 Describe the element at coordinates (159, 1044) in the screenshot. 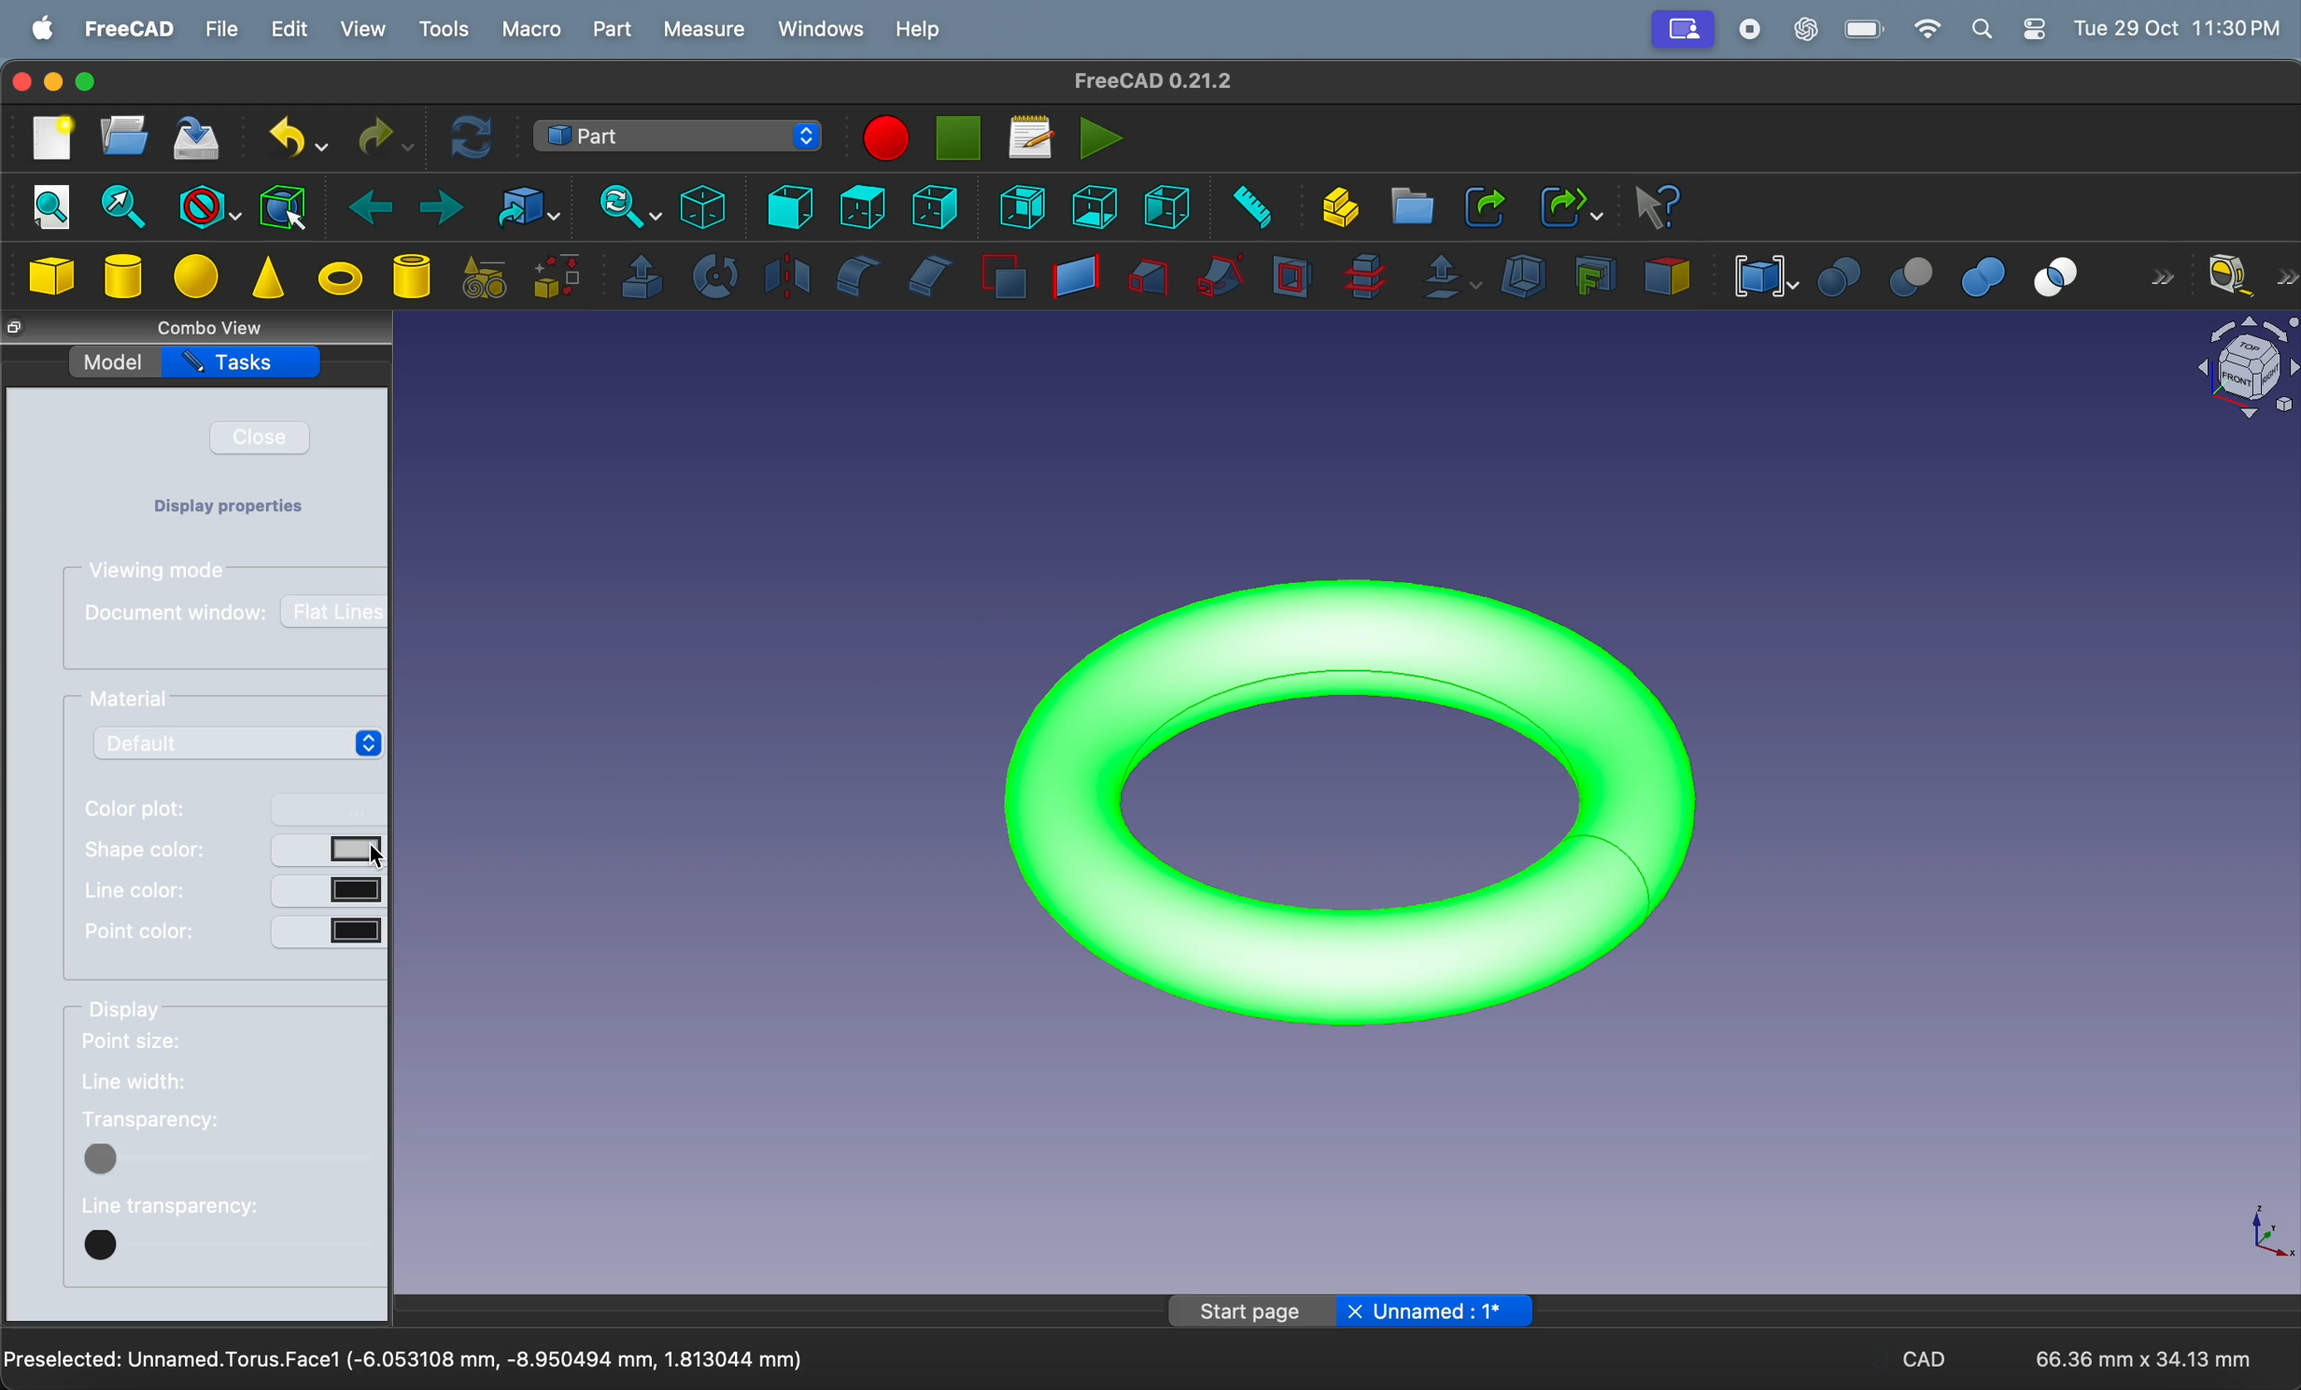

I see `point size` at that location.